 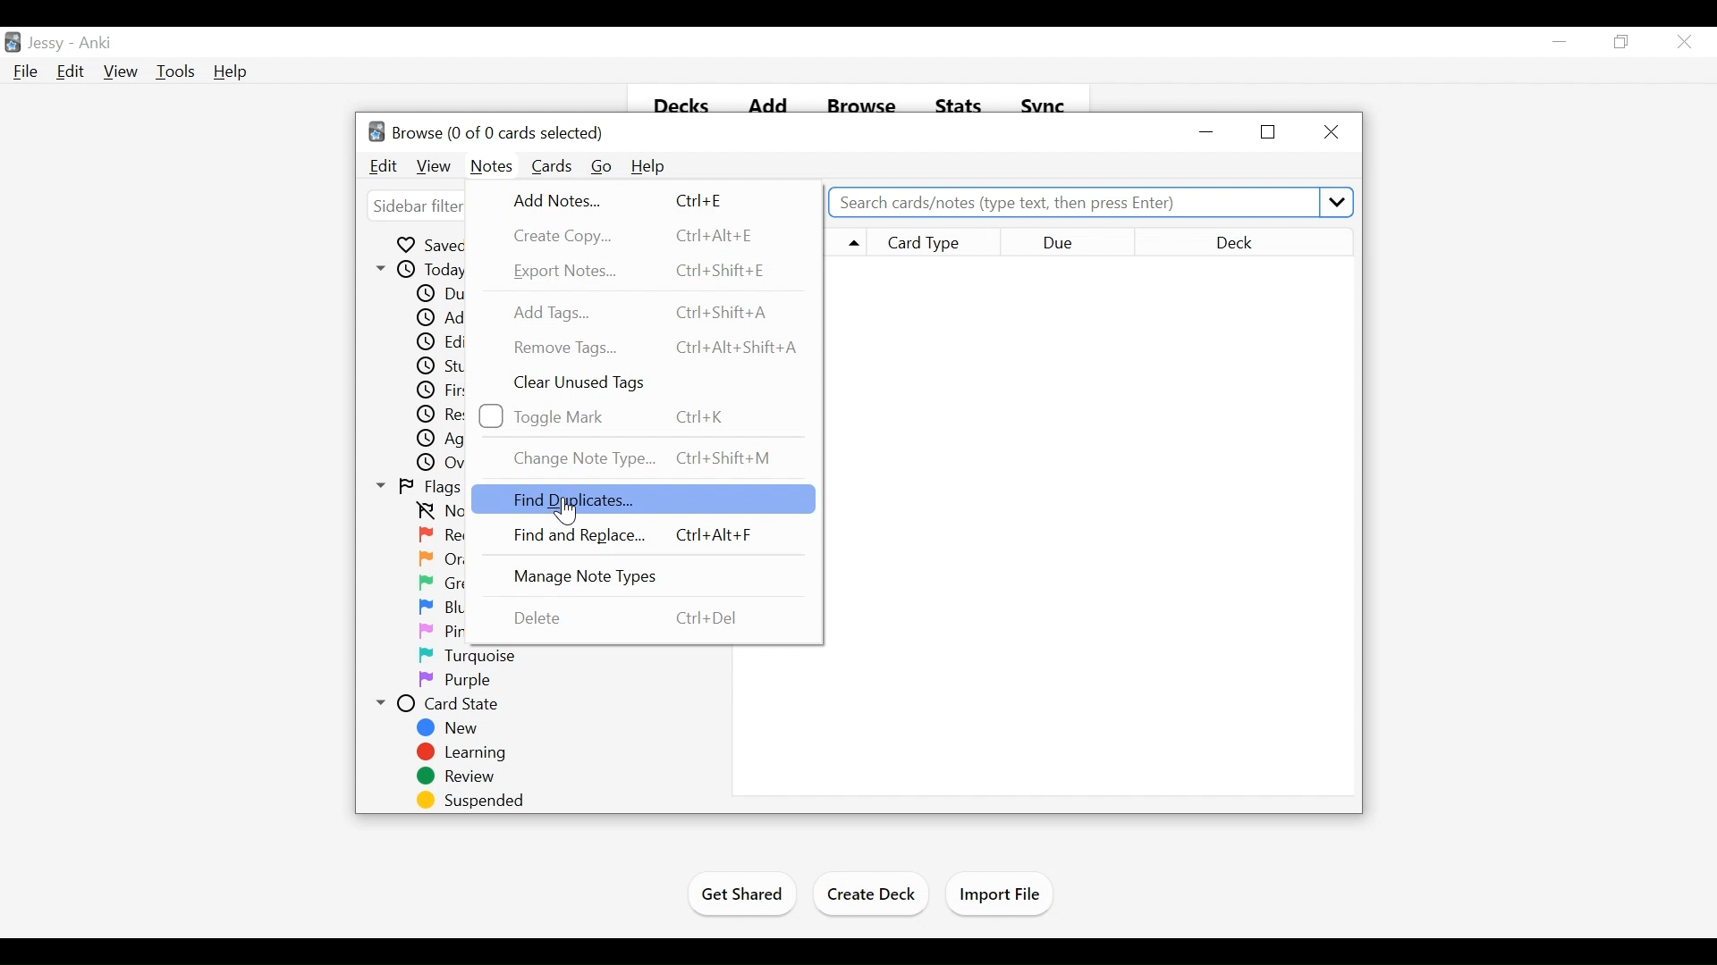 What do you see at coordinates (452, 390) in the screenshot?
I see `First Review` at bounding box center [452, 390].